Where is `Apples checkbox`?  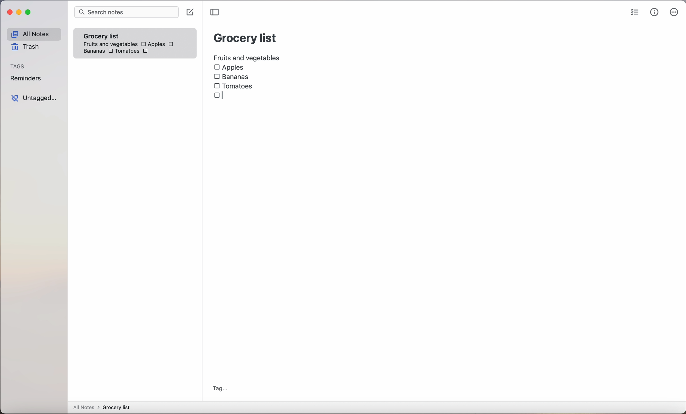
Apples checkbox is located at coordinates (229, 68).